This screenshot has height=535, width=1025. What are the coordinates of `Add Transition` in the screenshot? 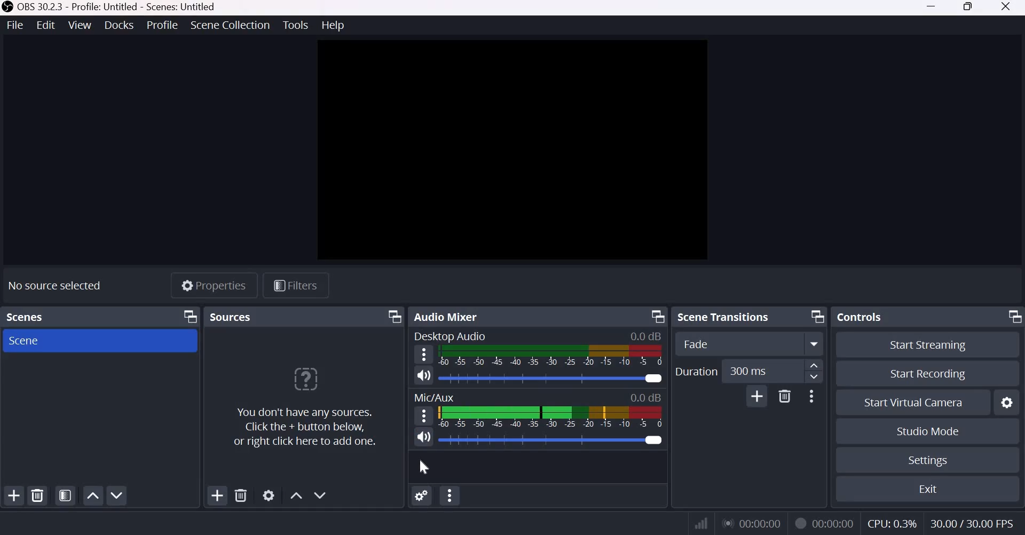 It's located at (758, 397).